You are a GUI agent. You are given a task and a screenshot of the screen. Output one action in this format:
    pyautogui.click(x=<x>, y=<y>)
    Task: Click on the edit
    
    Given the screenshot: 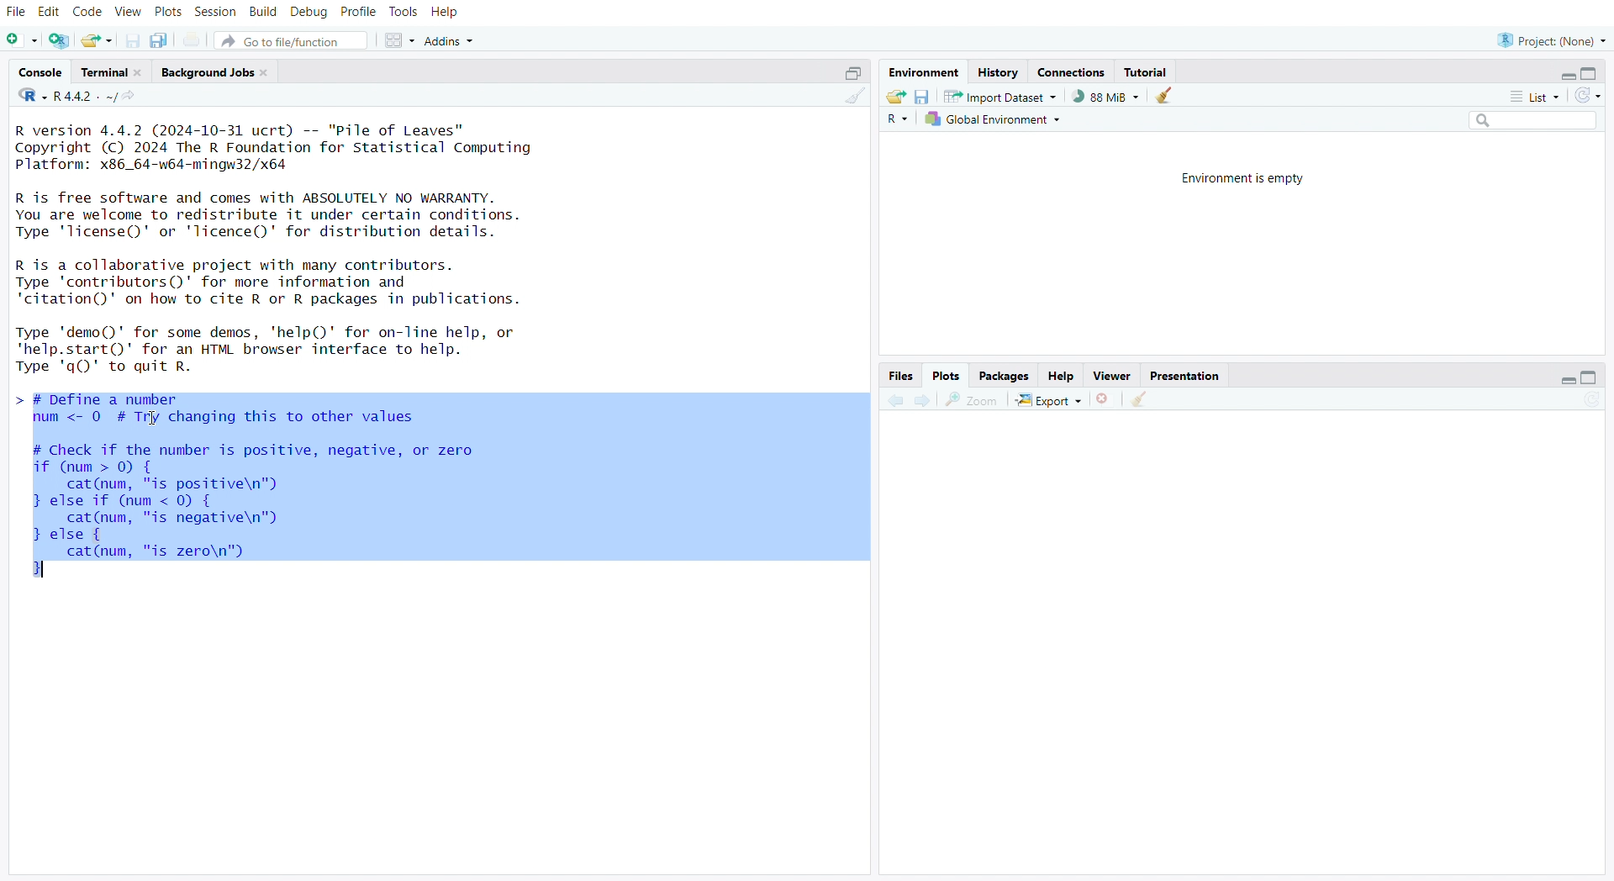 What is the action you would take?
    pyautogui.click(x=52, y=11)
    